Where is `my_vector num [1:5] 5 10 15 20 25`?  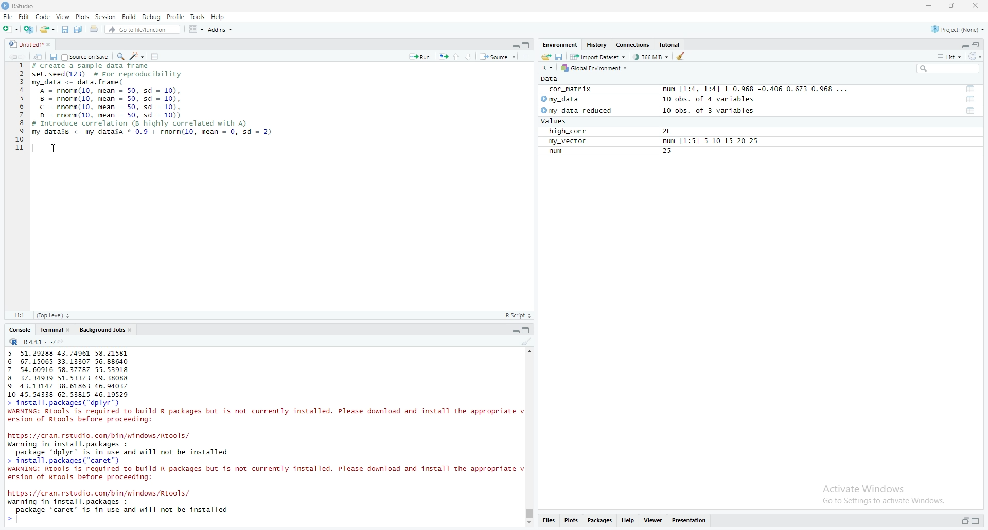
my_vector num [1:5] 5 10 15 20 25 is located at coordinates (655, 142).